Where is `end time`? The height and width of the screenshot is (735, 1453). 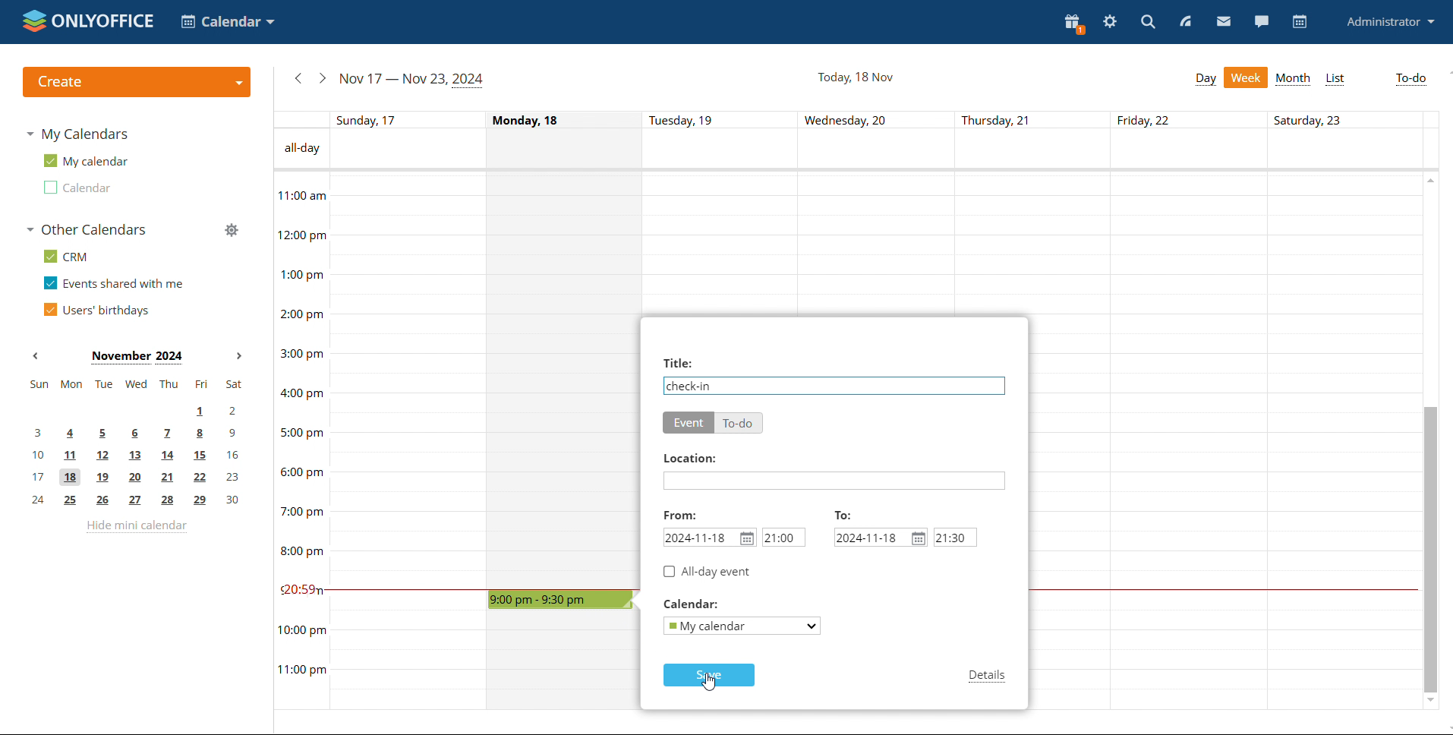 end time is located at coordinates (955, 538).